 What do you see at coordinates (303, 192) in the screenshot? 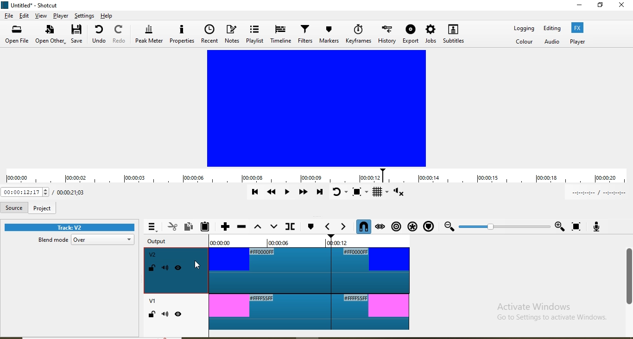
I see `Play quickly forward` at bounding box center [303, 192].